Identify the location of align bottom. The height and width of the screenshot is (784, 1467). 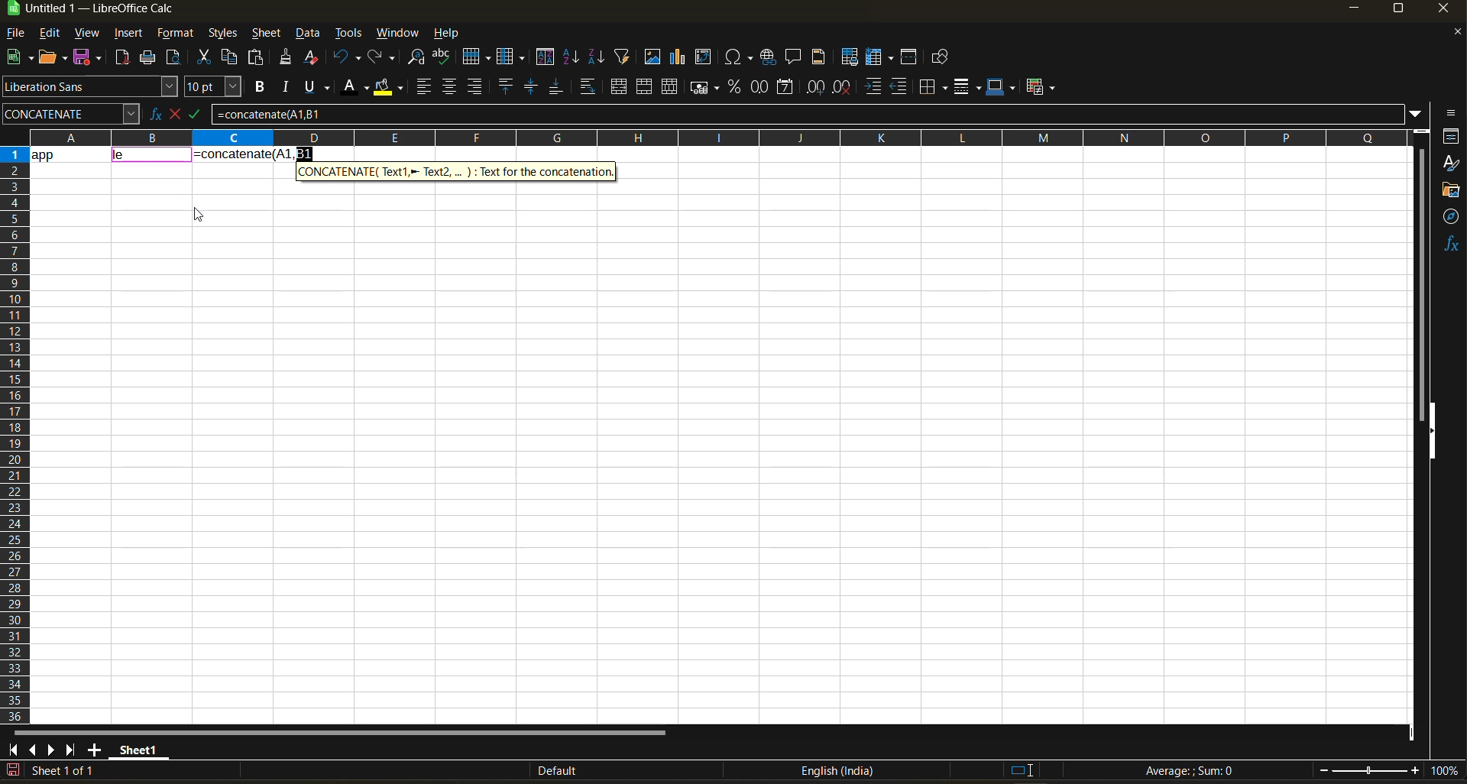
(557, 86).